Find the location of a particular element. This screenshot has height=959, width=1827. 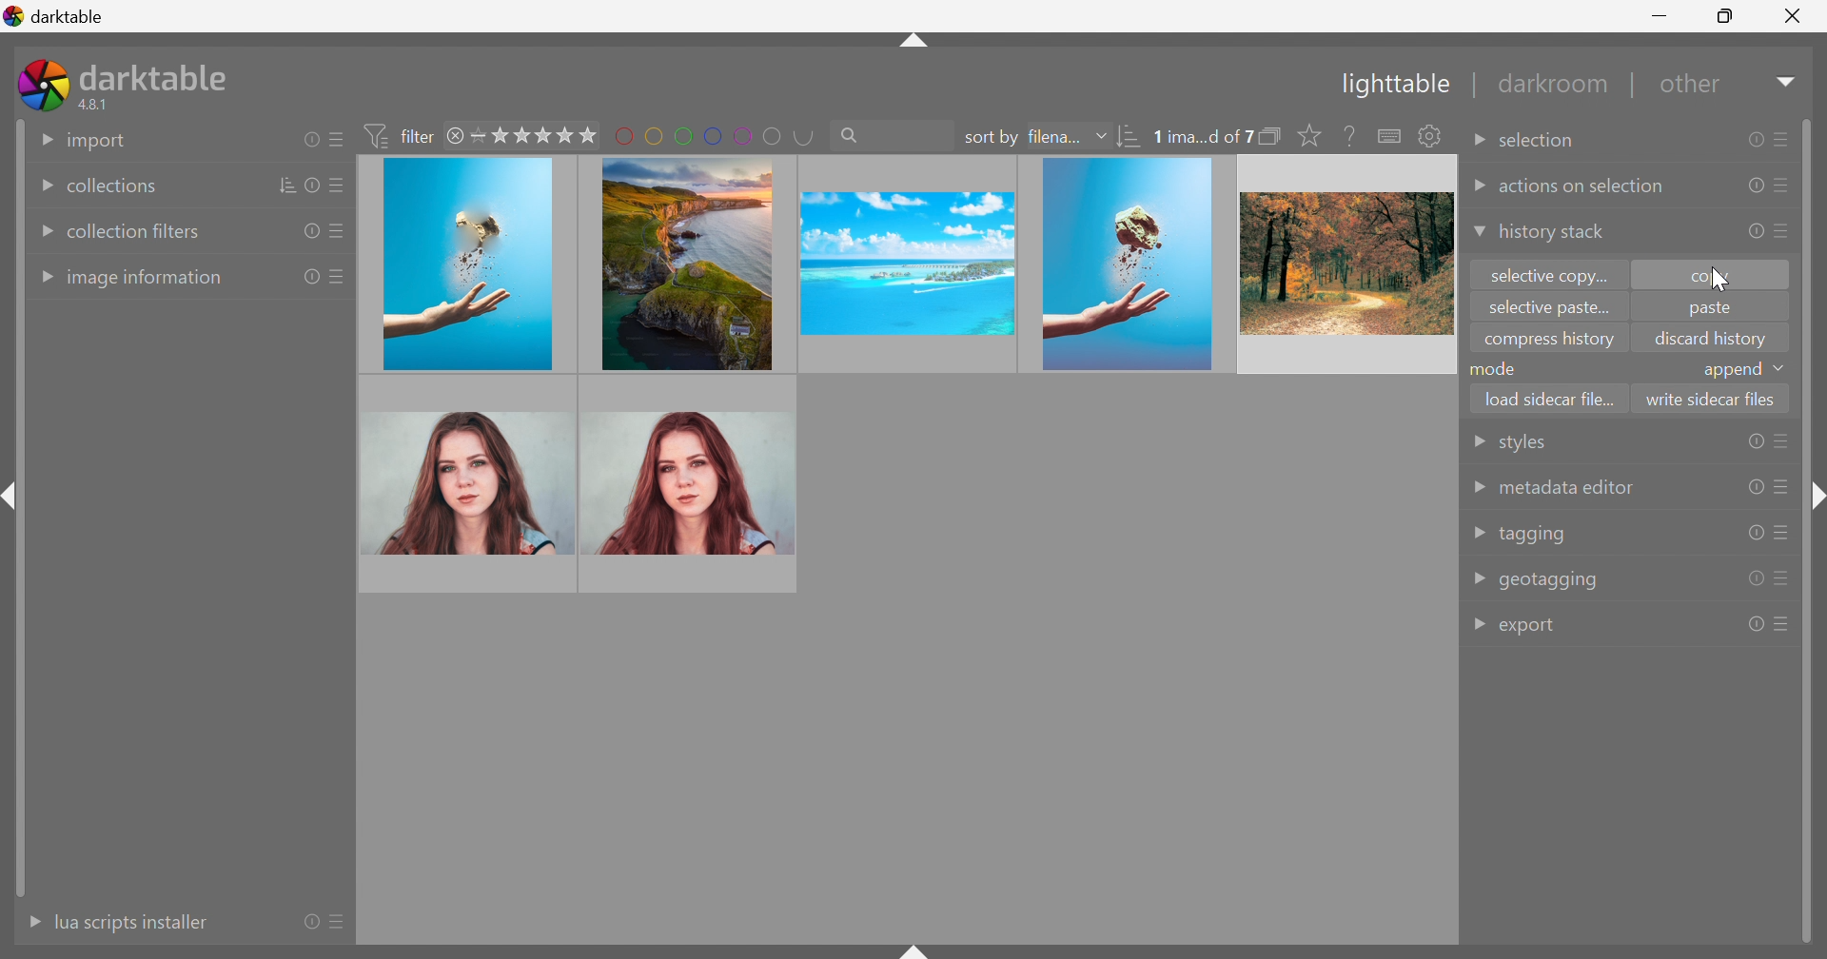

selection is located at coordinates (1542, 142).